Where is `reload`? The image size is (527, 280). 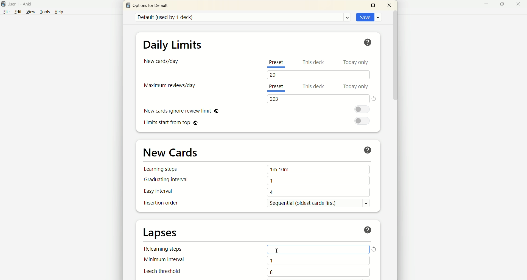 reload is located at coordinates (375, 250).